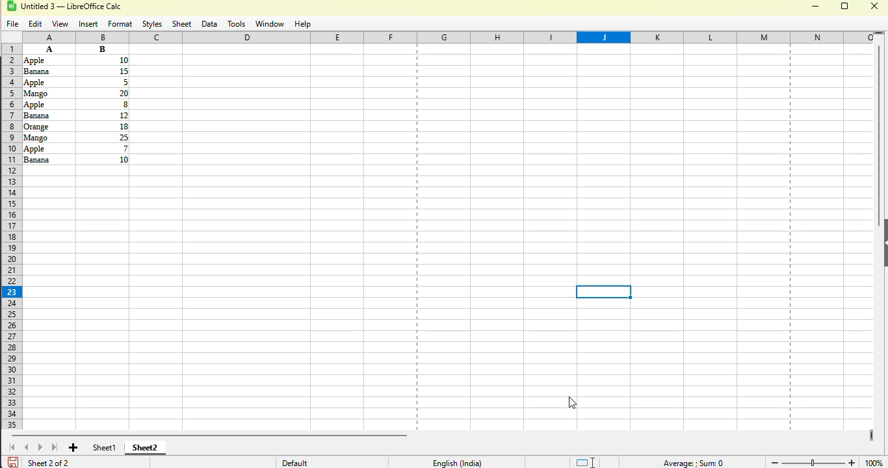 This screenshot has width=888, height=468. I want to click on , so click(103, 114).